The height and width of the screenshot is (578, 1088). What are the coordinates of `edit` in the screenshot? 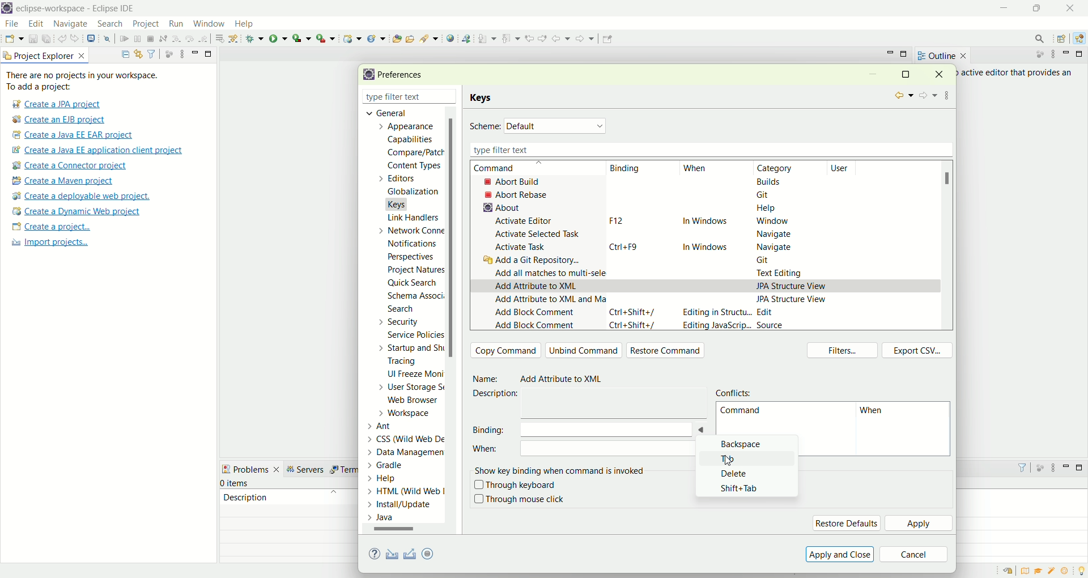 It's located at (35, 24).